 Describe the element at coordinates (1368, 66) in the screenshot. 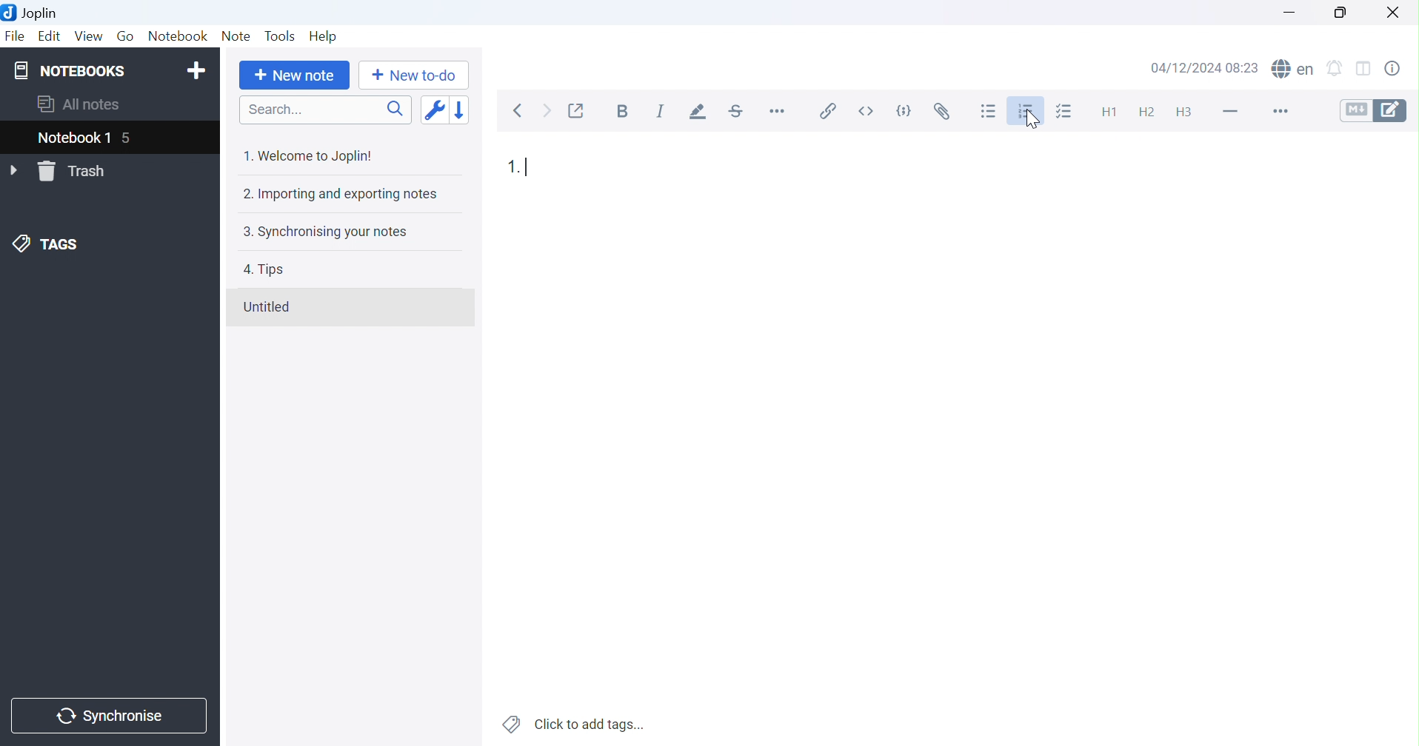

I see `Toggle editor layout` at that location.